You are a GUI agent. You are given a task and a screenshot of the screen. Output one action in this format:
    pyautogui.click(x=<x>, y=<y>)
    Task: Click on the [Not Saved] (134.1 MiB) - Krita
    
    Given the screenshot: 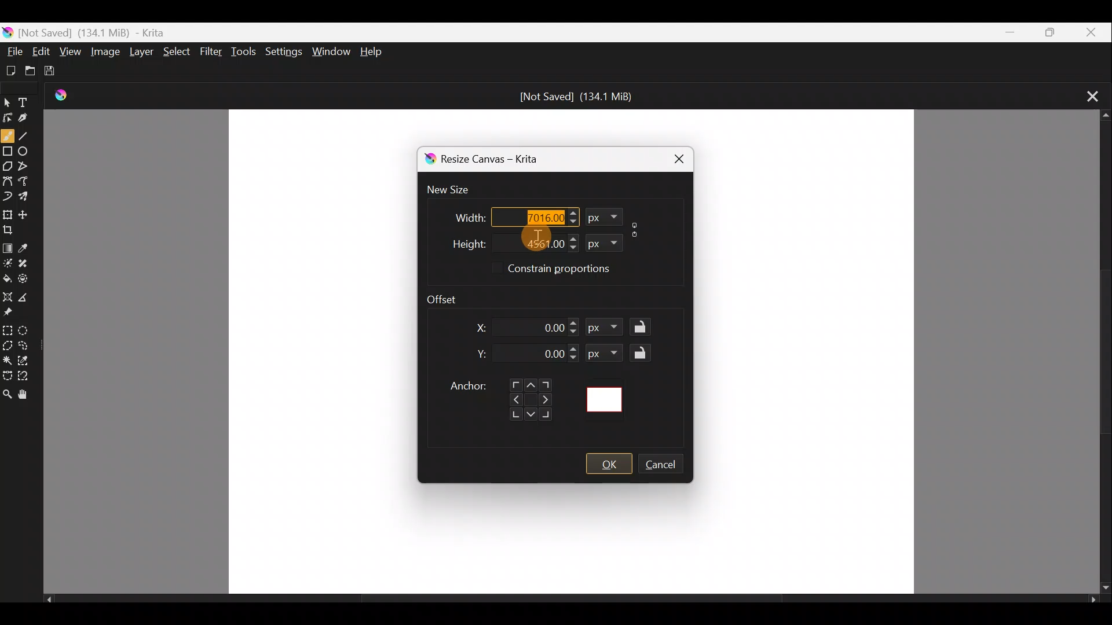 What is the action you would take?
    pyautogui.click(x=122, y=30)
    